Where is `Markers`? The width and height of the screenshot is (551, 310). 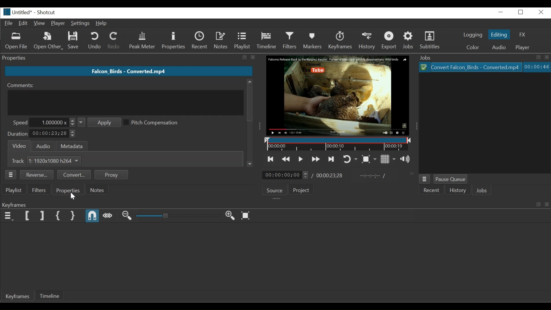 Markers is located at coordinates (314, 41).